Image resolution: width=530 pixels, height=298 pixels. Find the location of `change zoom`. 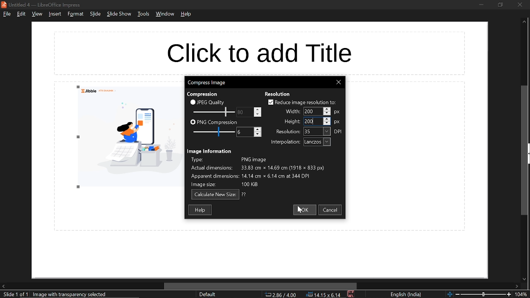

change zoom is located at coordinates (479, 294).